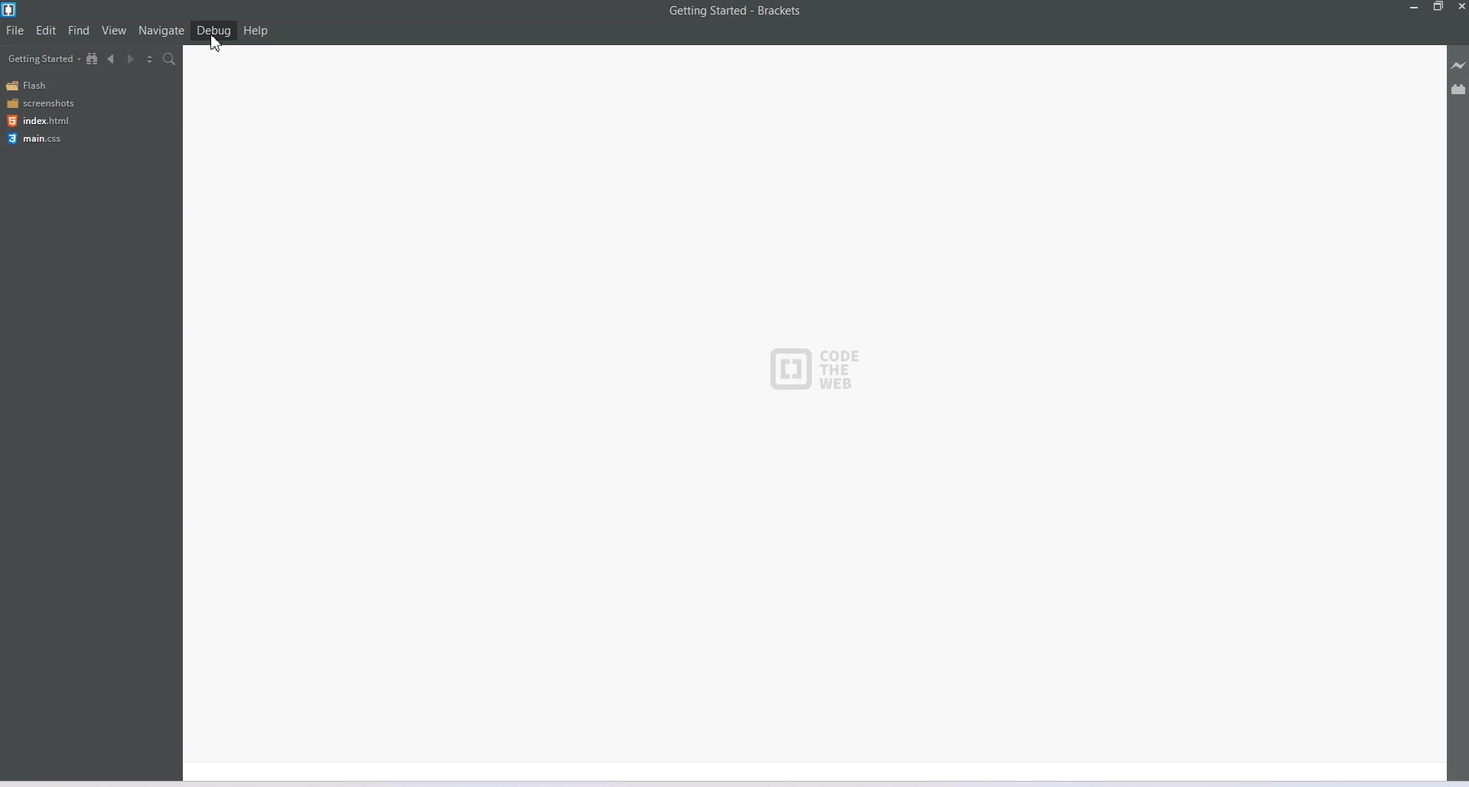 The image size is (1469, 787). I want to click on View, so click(115, 30).